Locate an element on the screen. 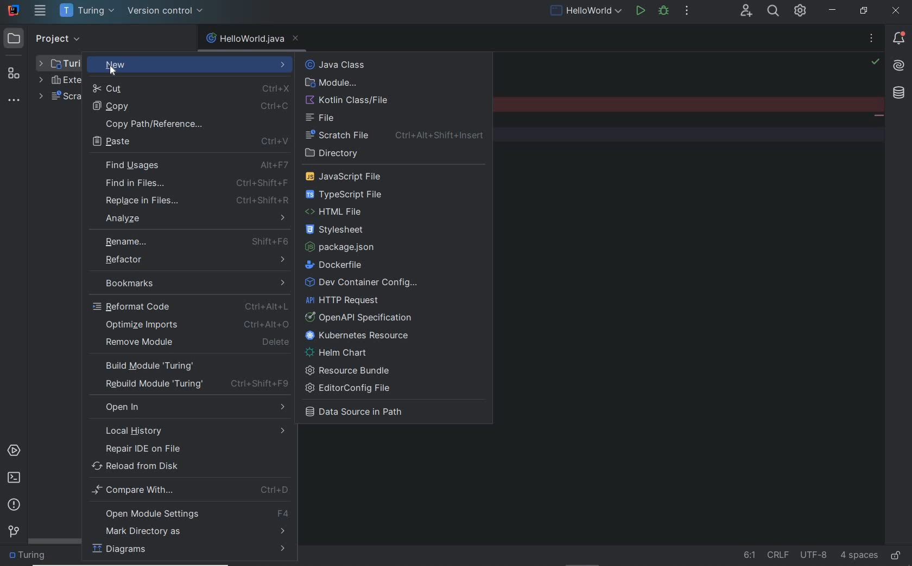  dockerfile is located at coordinates (338, 265).